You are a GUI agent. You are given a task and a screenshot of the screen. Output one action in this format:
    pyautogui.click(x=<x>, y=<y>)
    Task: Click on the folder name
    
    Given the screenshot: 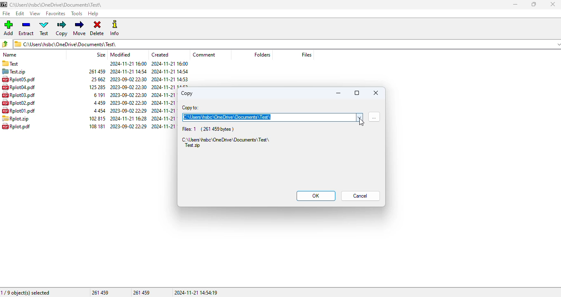 What is the action you would take?
    pyautogui.click(x=10, y=64)
    